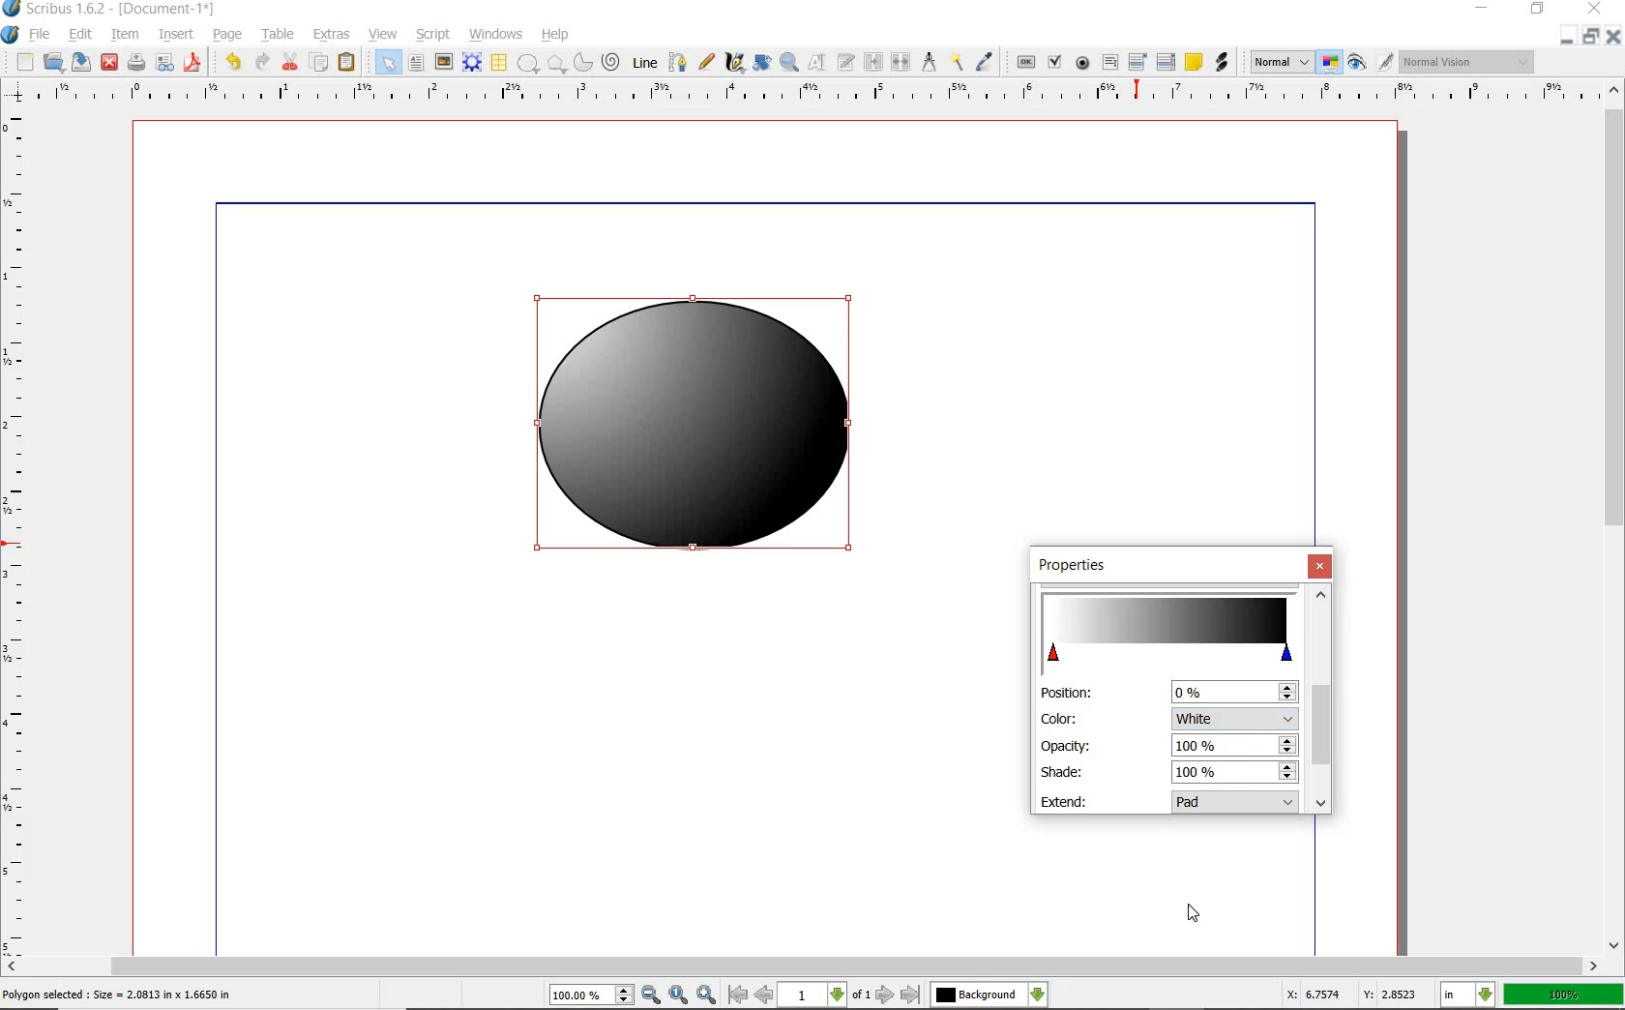  What do you see at coordinates (1062, 771) in the screenshot?
I see `shade` at bounding box center [1062, 771].